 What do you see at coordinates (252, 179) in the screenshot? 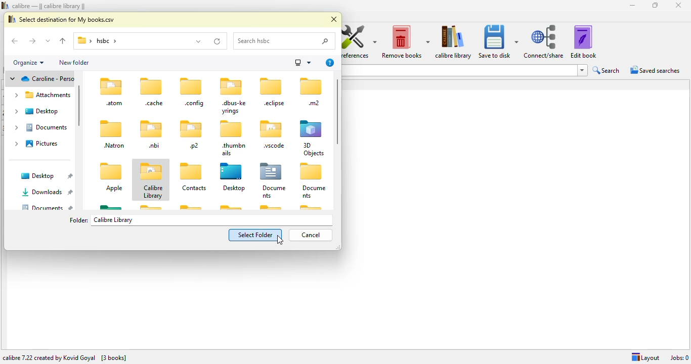
I see `folders` at bounding box center [252, 179].